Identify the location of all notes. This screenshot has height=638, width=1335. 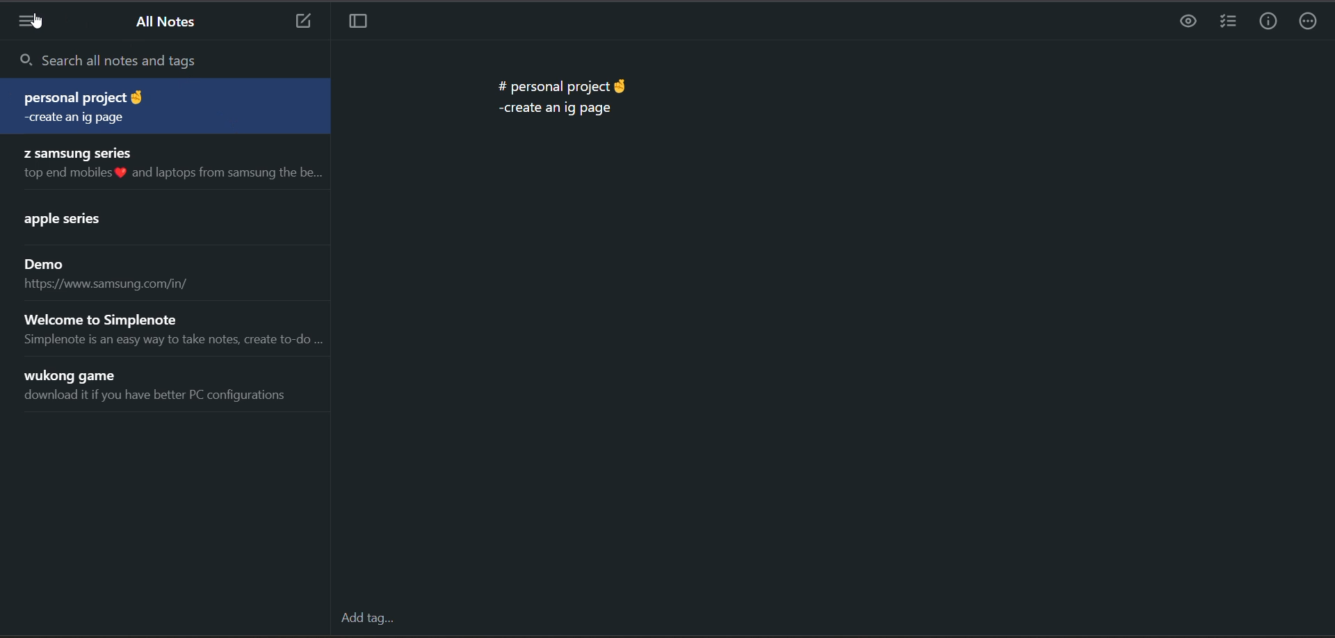
(162, 23).